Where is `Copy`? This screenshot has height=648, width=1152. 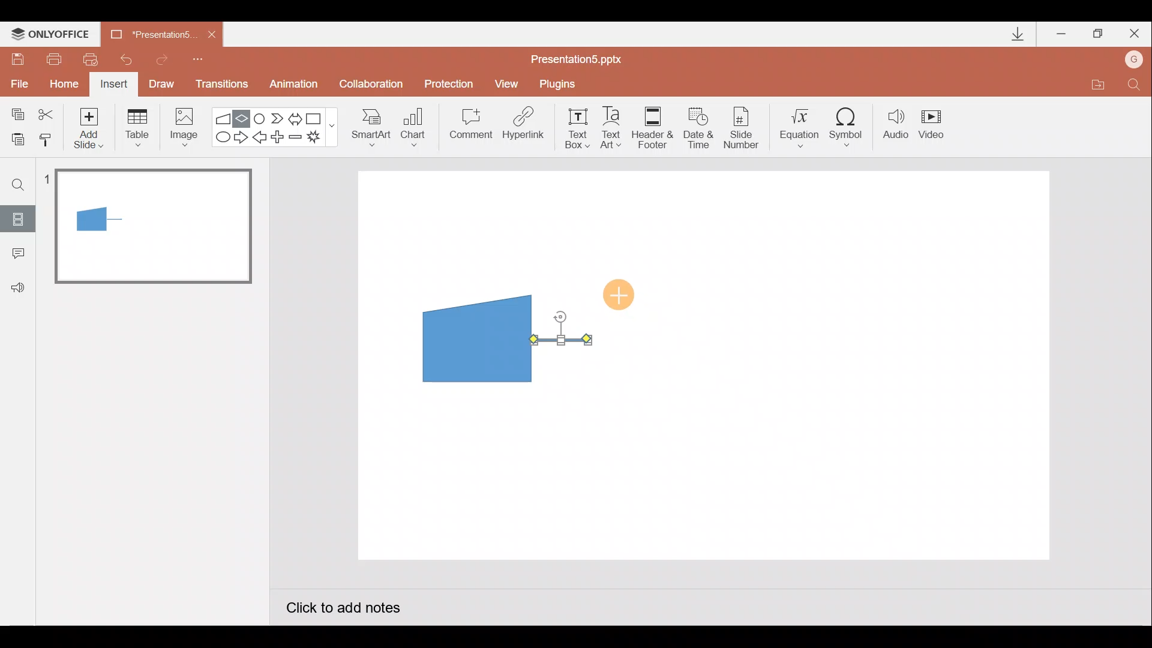 Copy is located at coordinates (16, 112).